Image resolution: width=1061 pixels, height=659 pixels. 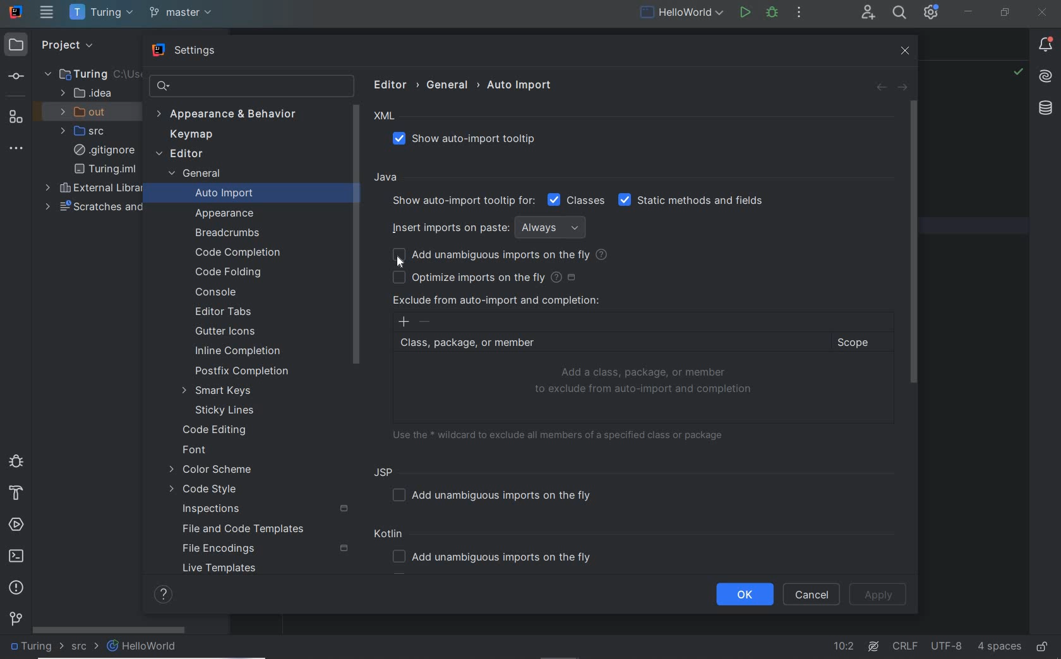 What do you see at coordinates (109, 628) in the screenshot?
I see `SCROLLBAR` at bounding box center [109, 628].